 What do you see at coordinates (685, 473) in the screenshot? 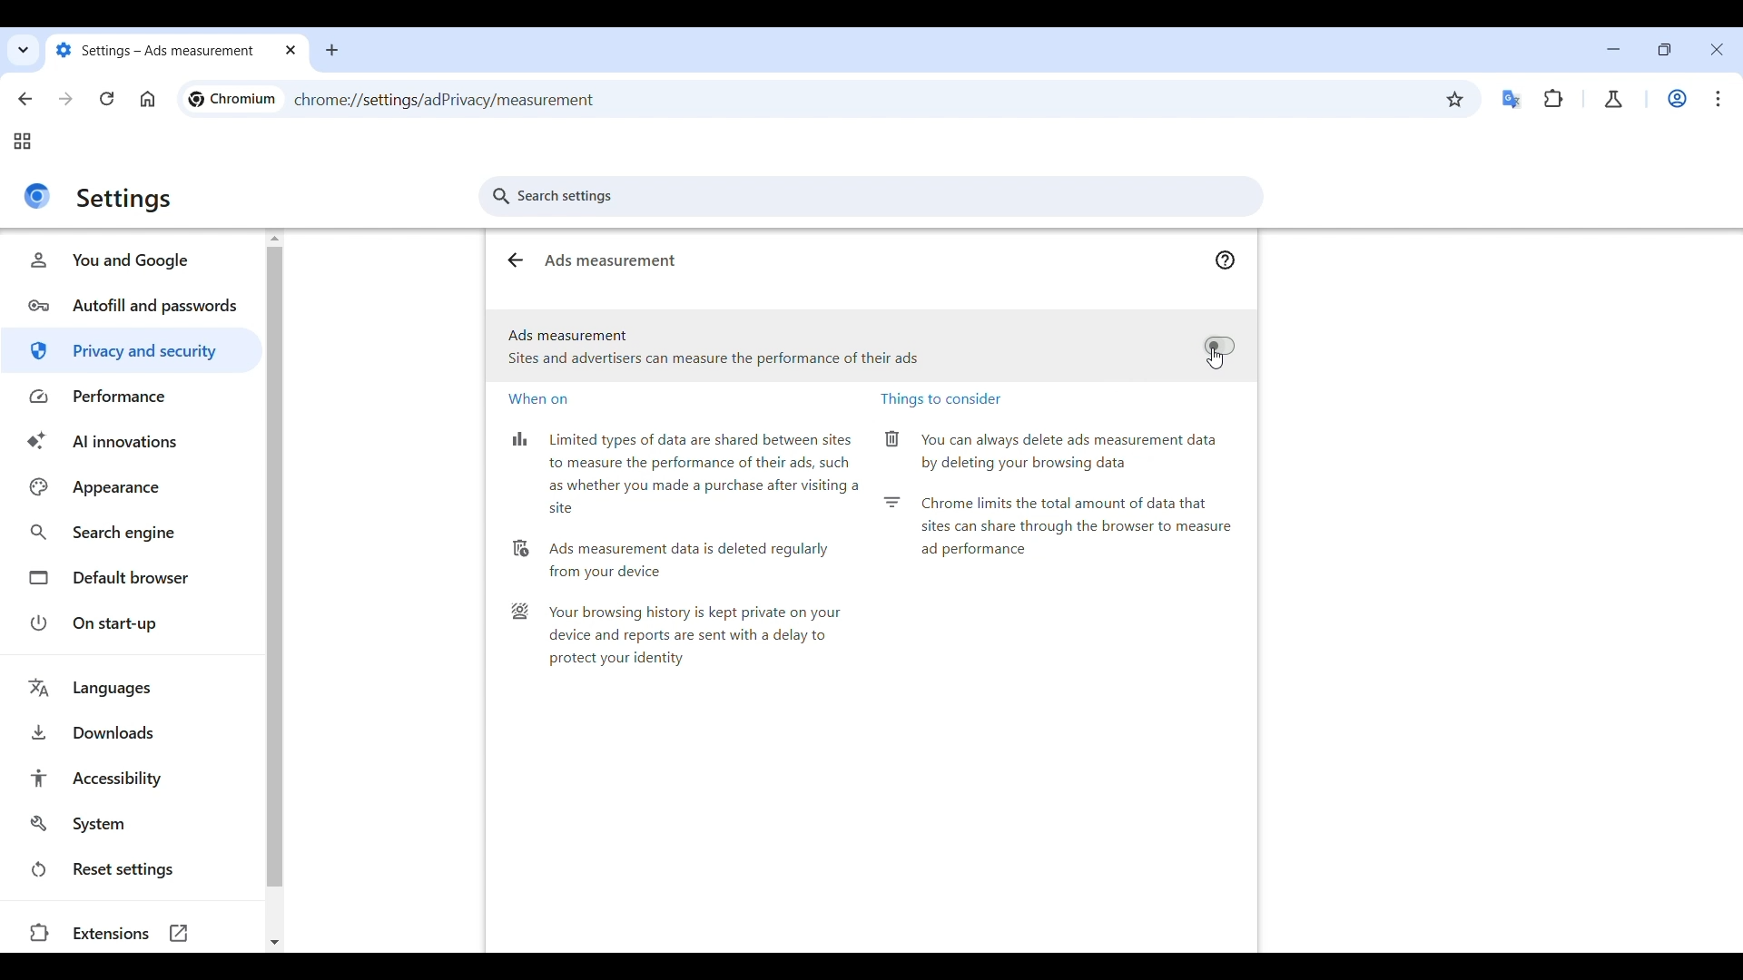
I see `Limited types of data are shared between sites
to measure the performance of their ads, such
as whether you made a purchase after visiting a
site` at bounding box center [685, 473].